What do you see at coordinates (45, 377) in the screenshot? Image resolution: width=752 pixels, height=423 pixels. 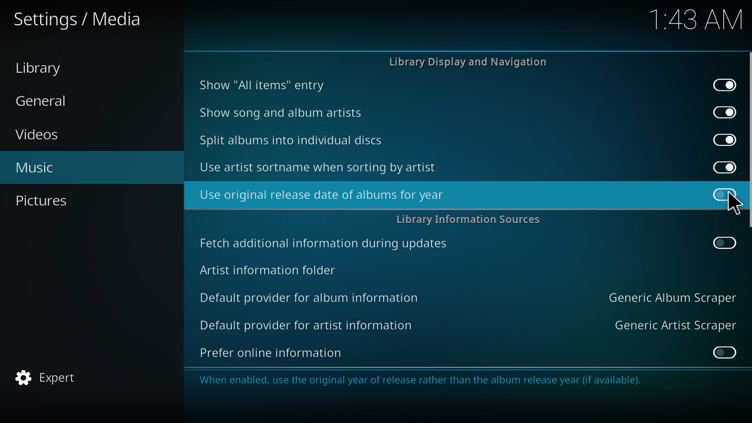 I see `expert` at bounding box center [45, 377].